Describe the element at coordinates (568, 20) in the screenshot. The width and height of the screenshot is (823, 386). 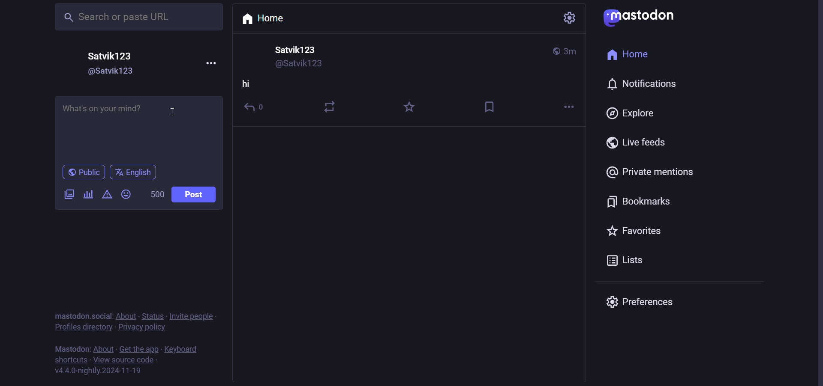
I see `setting` at that location.